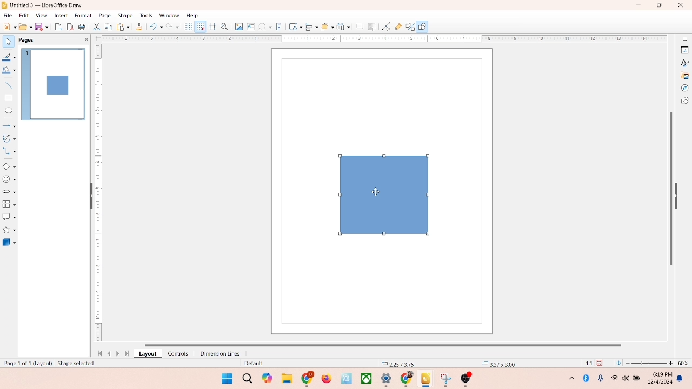  Describe the element at coordinates (98, 194) in the screenshot. I see `scale bar` at that location.